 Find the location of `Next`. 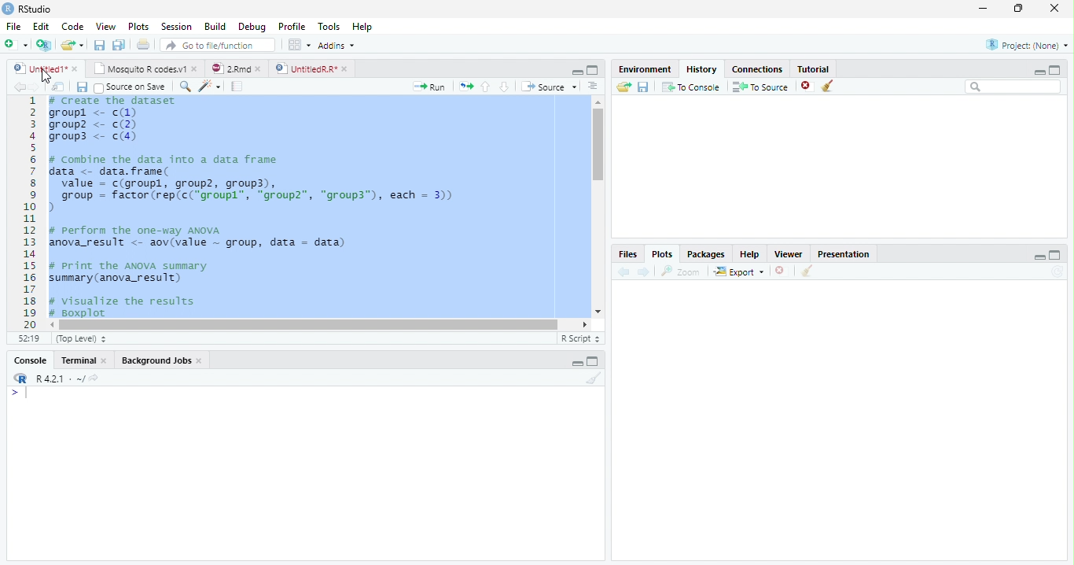

Next is located at coordinates (39, 87).